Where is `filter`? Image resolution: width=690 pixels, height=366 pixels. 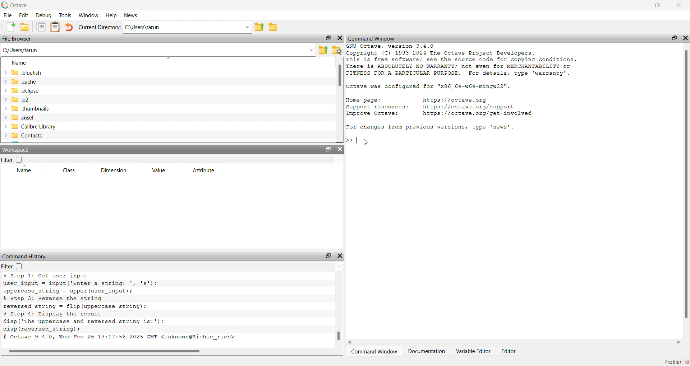
filter is located at coordinates (14, 266).